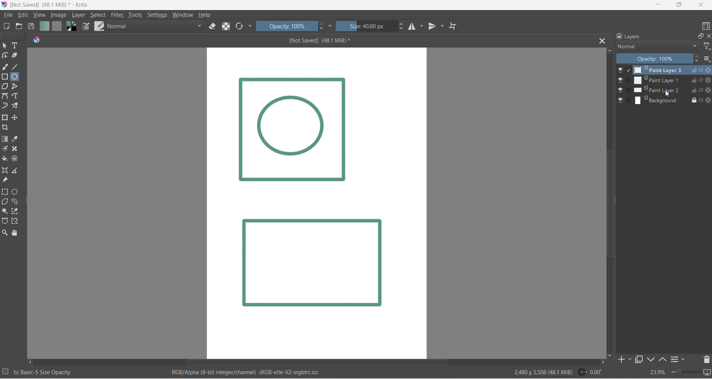  I want to click on edit, so click(23, 15).